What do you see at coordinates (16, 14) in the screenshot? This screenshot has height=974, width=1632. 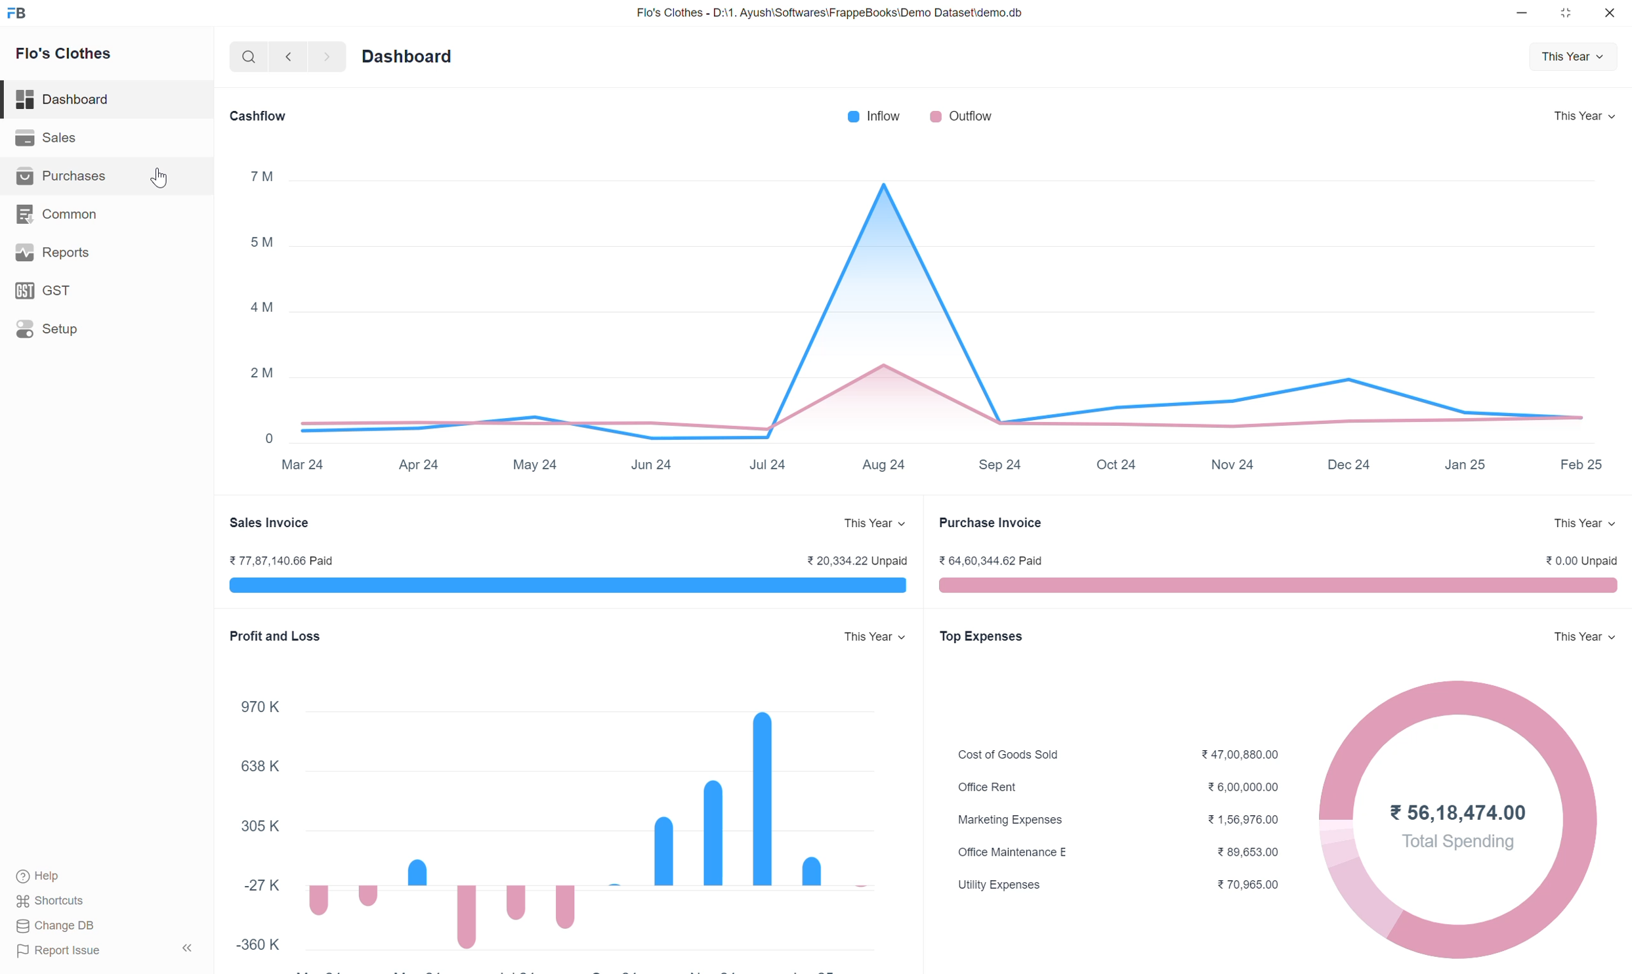 I see `FB` at bounding box center [16, 14].